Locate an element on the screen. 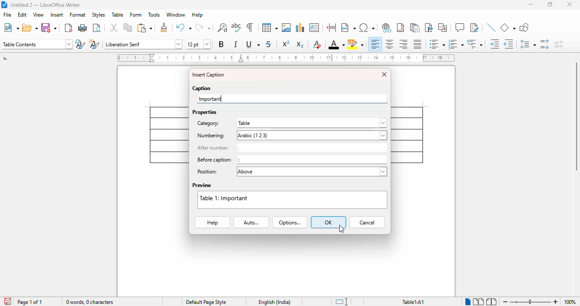 Image resolution: width=580 pixels, height=306 pixels. font name is located at coordinates (143, 45).